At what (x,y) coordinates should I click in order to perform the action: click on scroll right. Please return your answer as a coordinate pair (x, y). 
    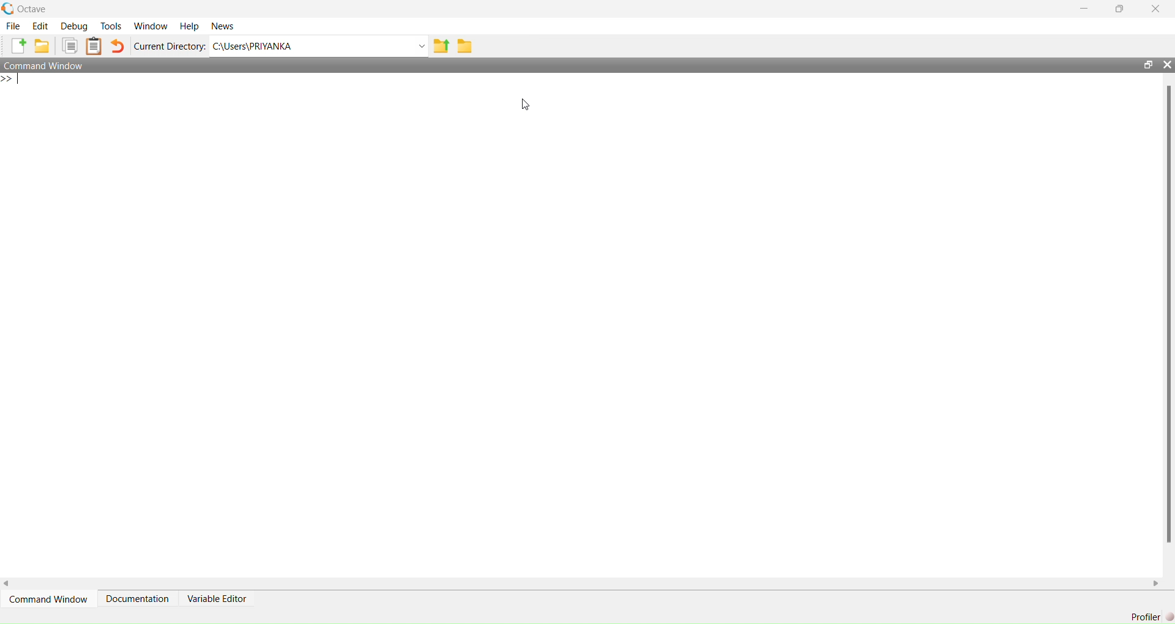
    Looking at the image, I should click on (1157, 583).